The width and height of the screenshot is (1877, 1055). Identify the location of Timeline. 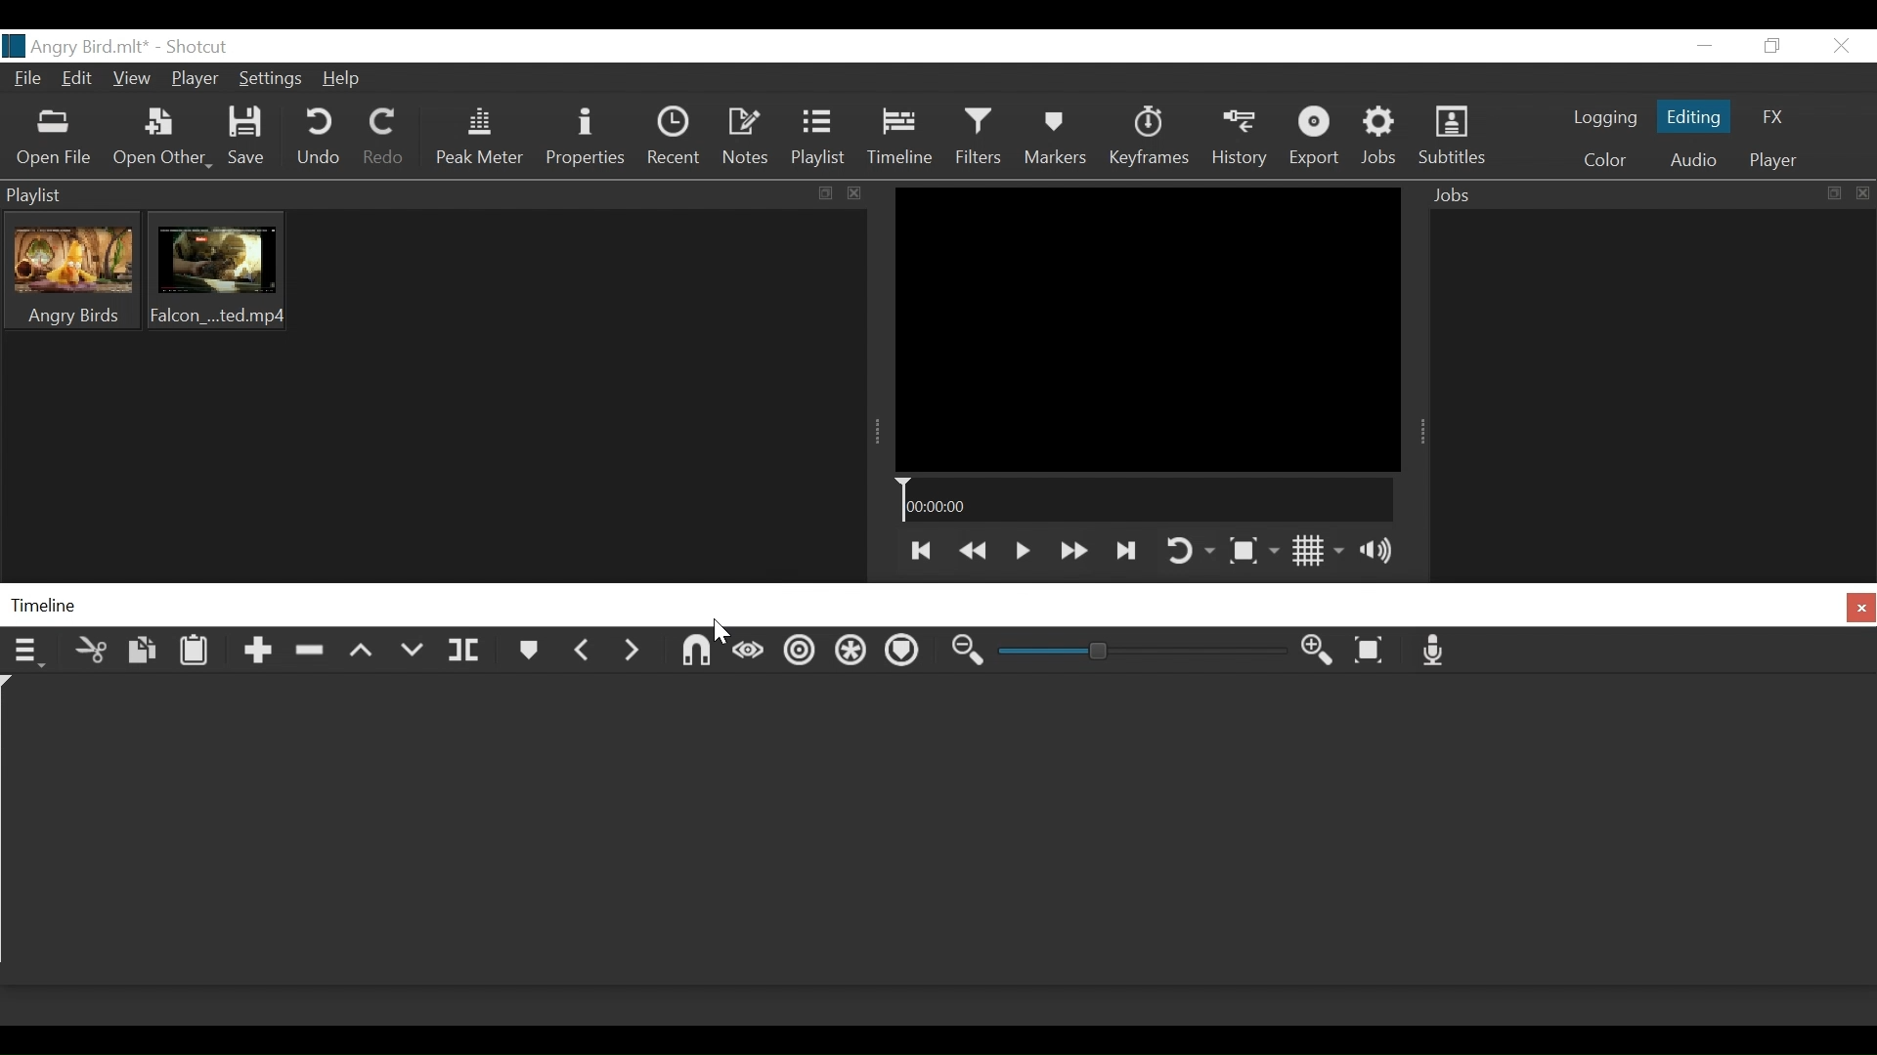
(1145, 501).